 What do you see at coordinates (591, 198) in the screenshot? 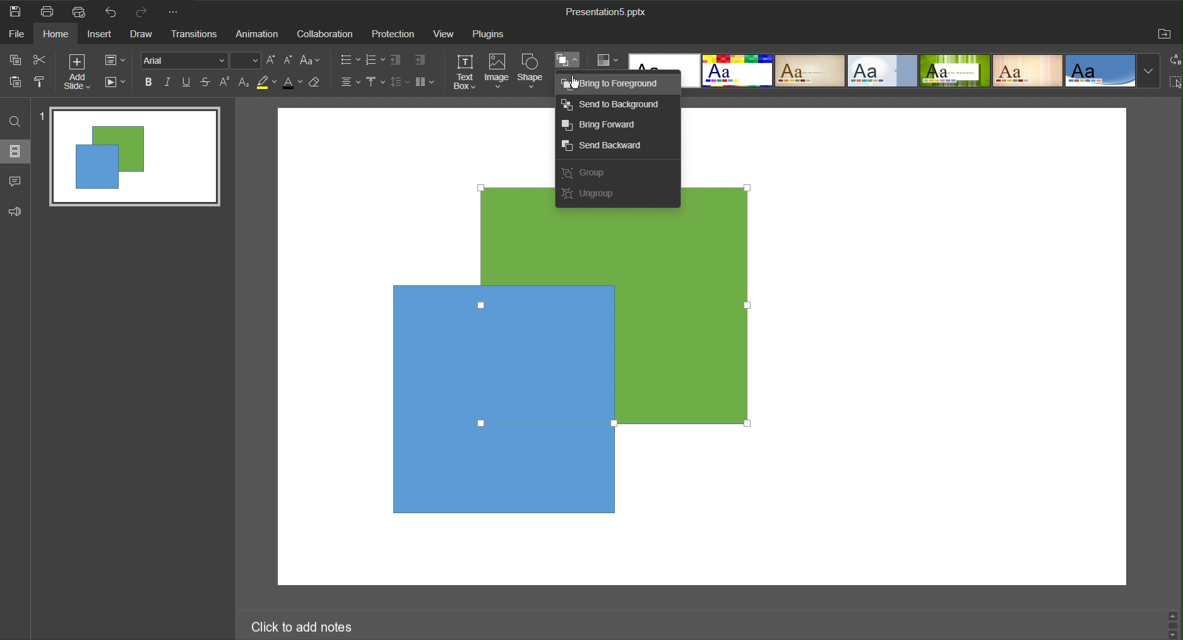
I see `Ungroup` at bounding box center [591, 198].